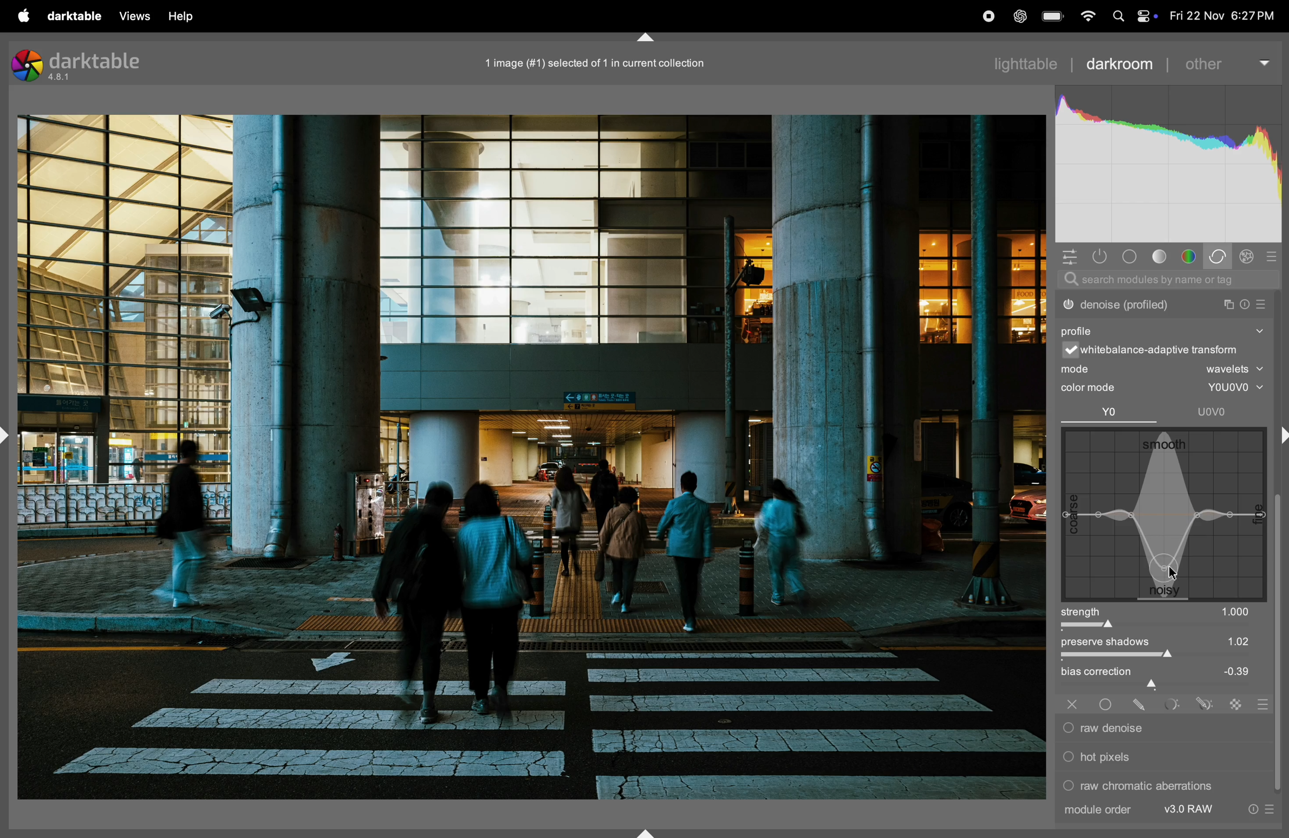 The image size is (1289, 838). What do you see at coordinates (1162, 647) in the screenshot?
I see `preserve shadows` at bounding box center [1162, 647].